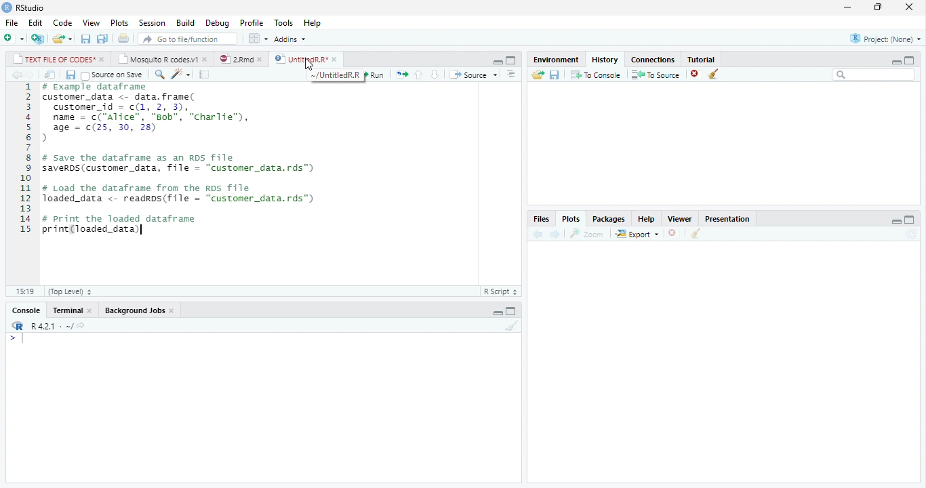 The height and width of the screenshot is (488, 926). I want to click on Run, so click(376, 75).